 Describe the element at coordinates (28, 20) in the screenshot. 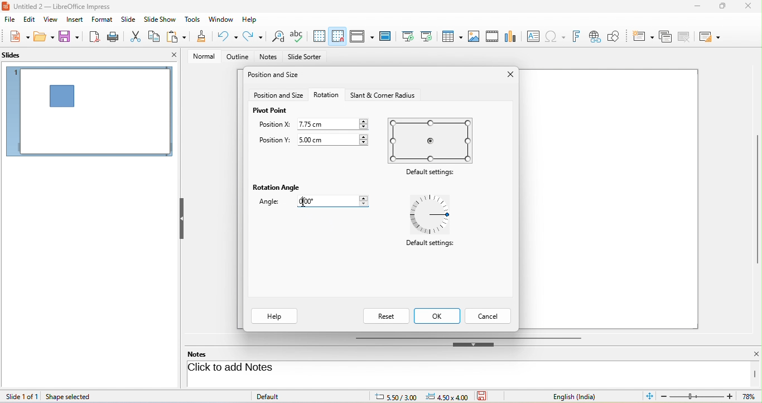

I see `edit` at that location.